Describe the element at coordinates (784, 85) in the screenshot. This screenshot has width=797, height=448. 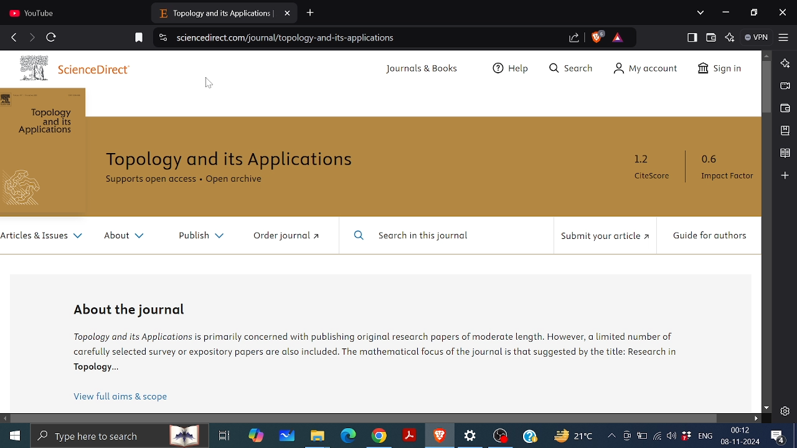
I see `Brave talk` at that location.